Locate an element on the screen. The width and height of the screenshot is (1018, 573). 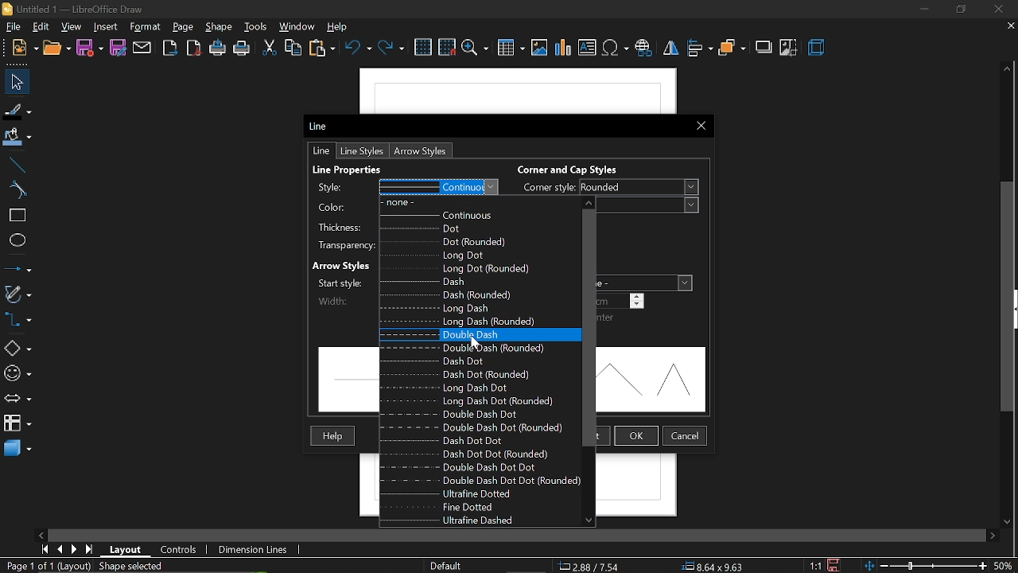
scaling factor (1:1) is located at coordinates (817, 566).